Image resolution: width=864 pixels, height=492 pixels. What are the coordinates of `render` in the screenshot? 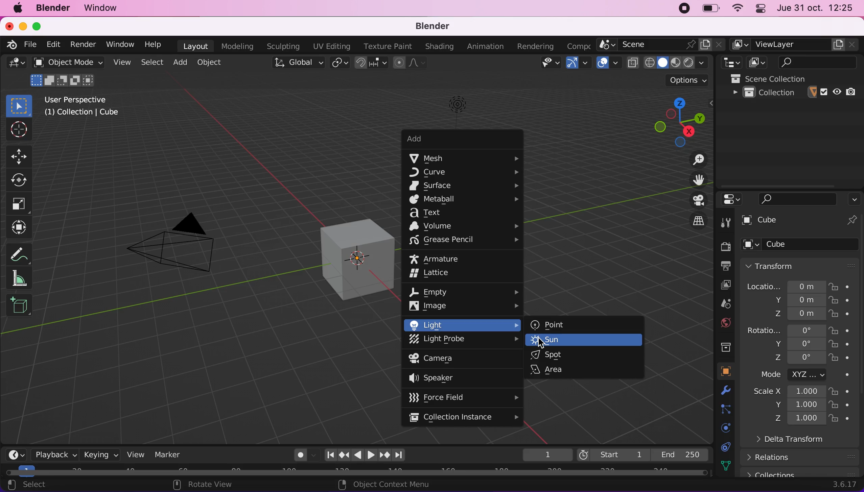 It's located at (82, 44).